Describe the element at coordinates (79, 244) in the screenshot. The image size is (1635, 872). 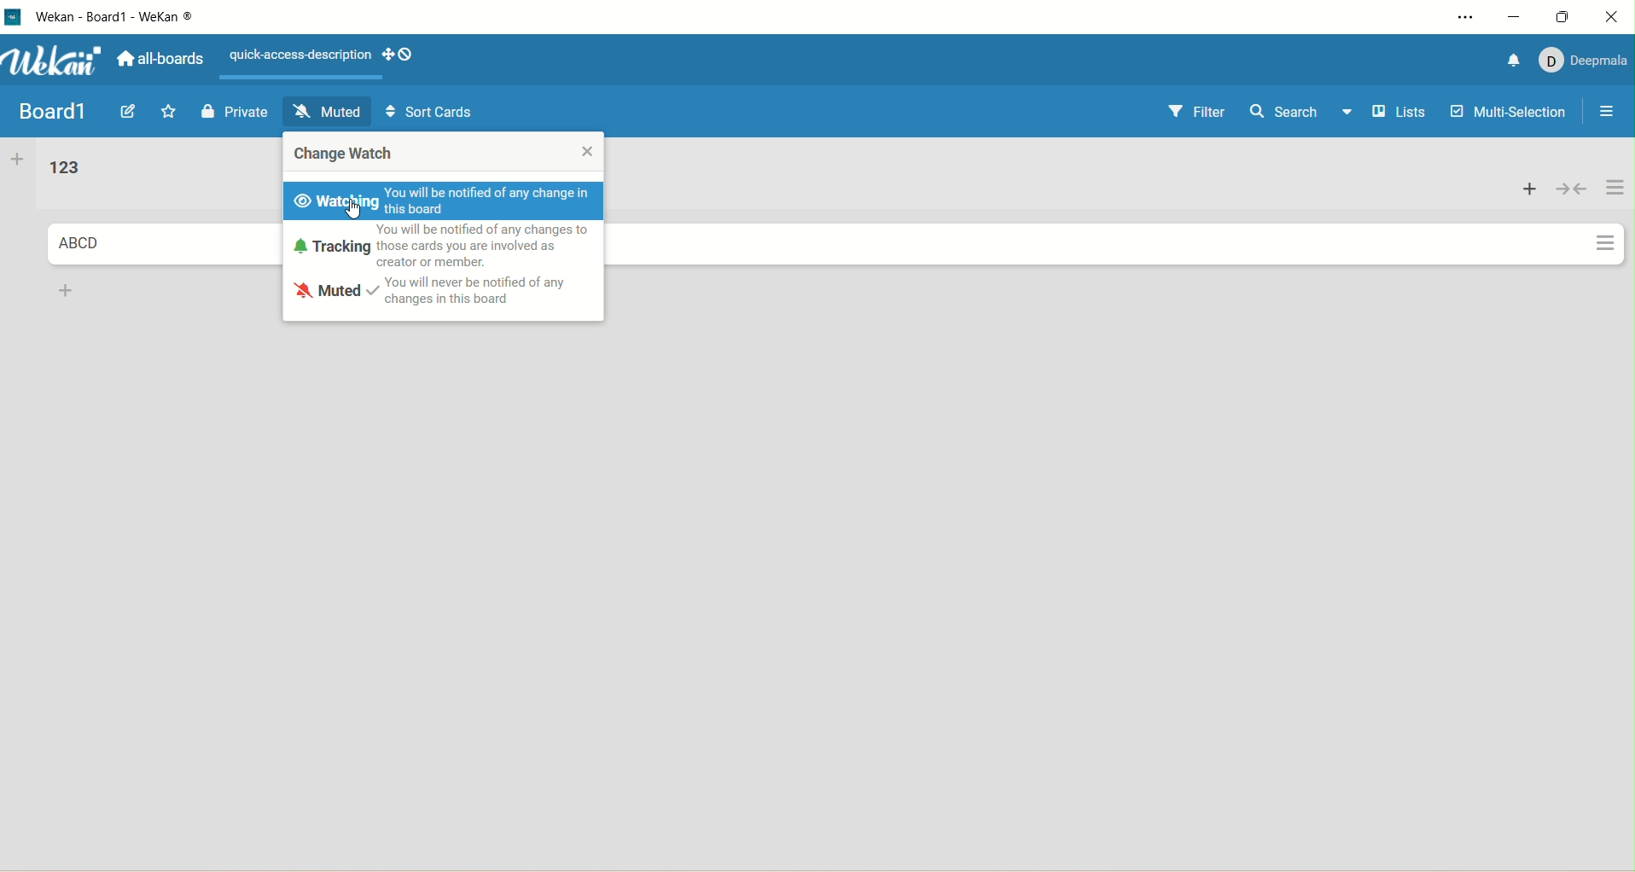
I see `card title` at that location.